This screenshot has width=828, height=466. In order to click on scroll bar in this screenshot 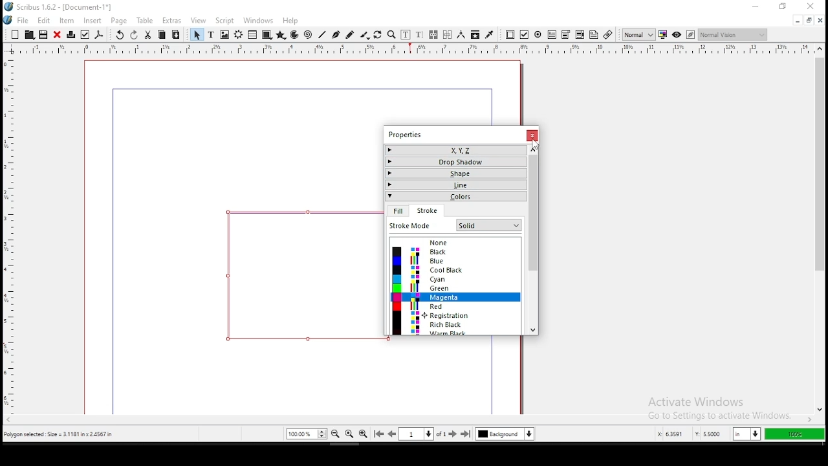, I will do `click(409, 421)`.